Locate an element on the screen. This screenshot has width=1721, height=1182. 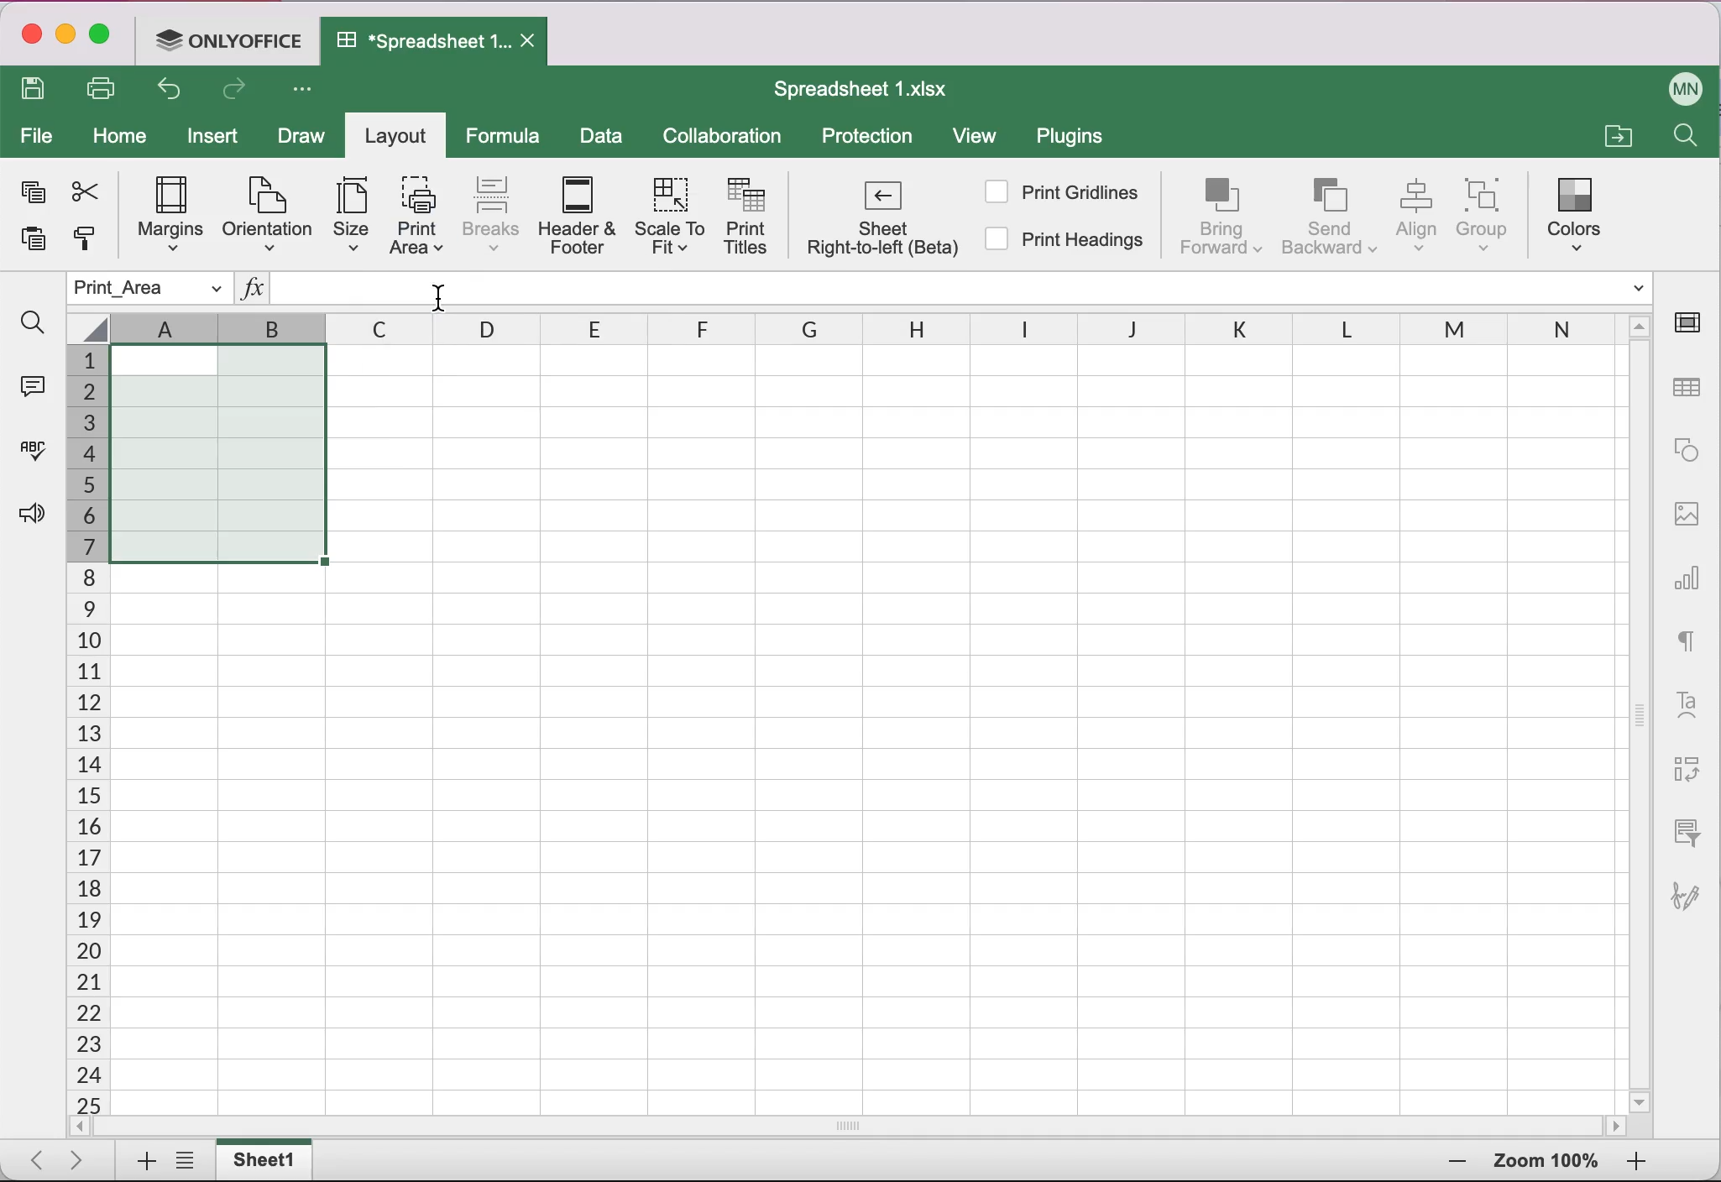
formula is located at coordinates (508, 136).